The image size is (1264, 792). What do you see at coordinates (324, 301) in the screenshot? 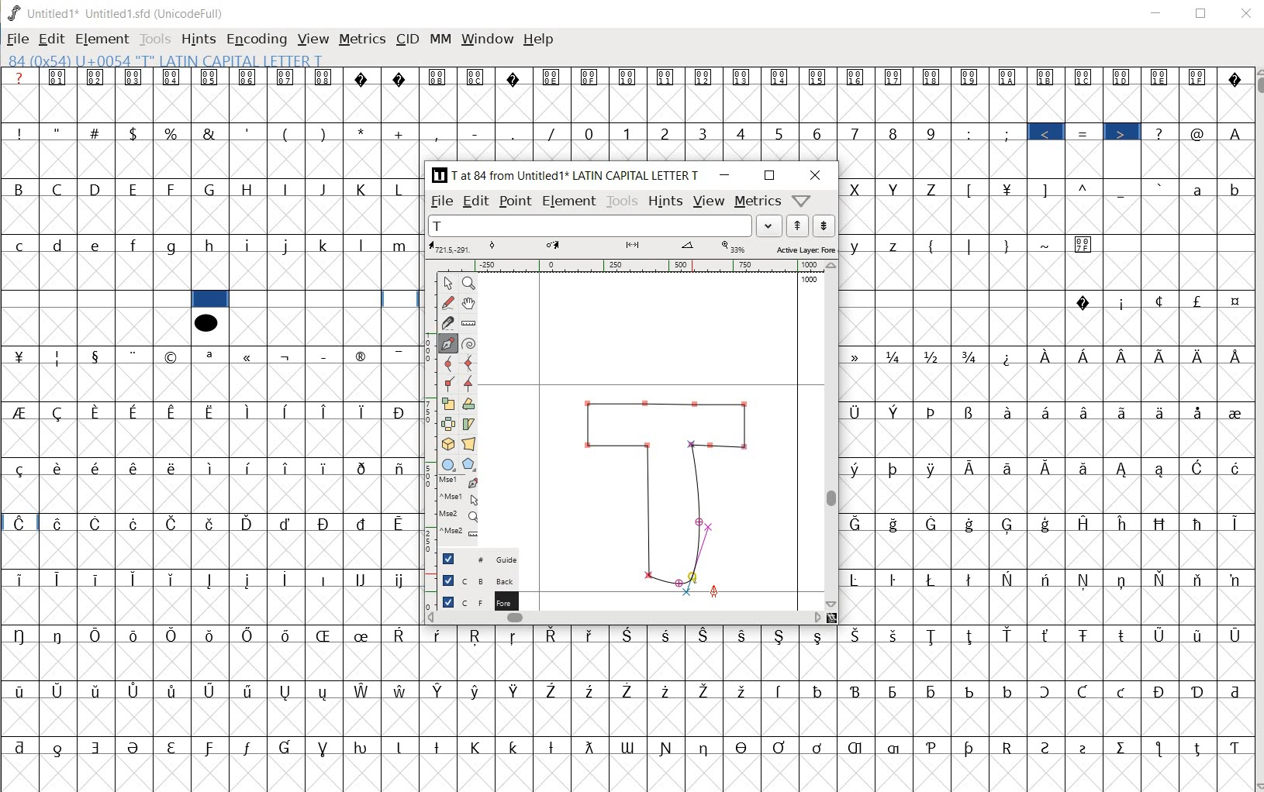
I see `empty spaces` at bounding box center [324, 301].